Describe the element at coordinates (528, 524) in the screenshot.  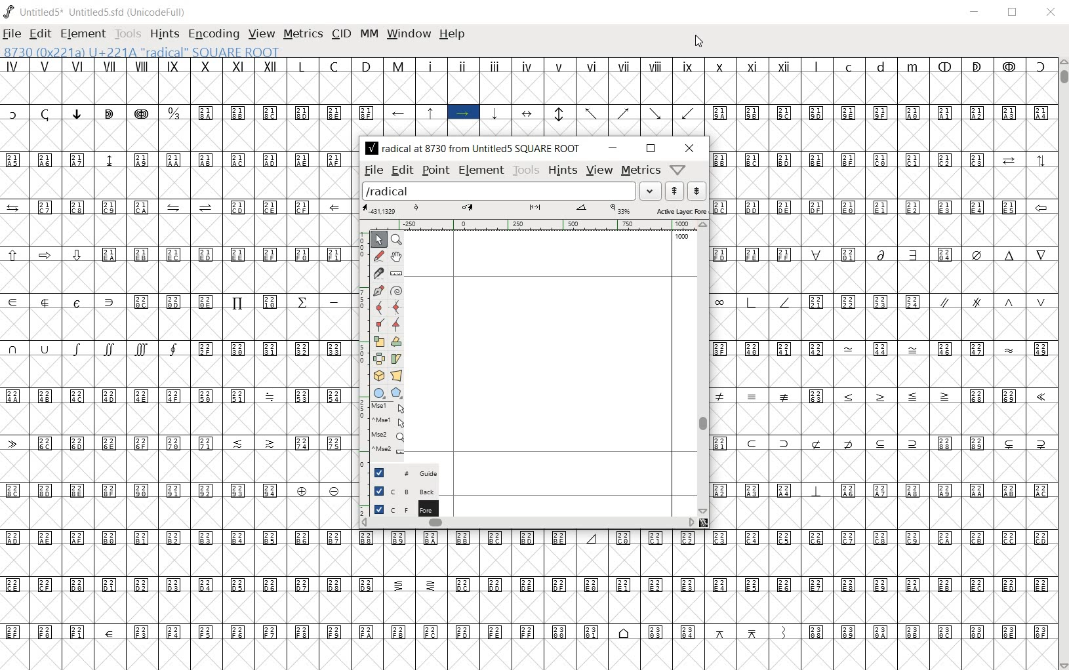
I see `scrollbar` at that location.